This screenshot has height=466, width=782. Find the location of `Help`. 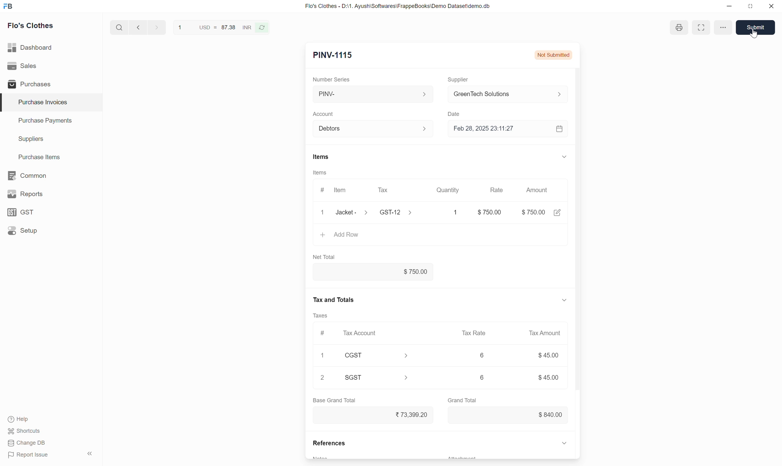

Help is located at coordinates (20, 419).